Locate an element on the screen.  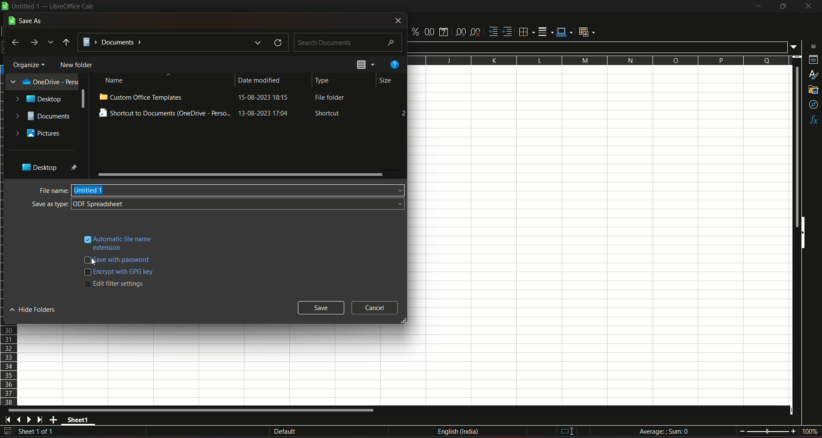
language is located at coordinates (459, 433).